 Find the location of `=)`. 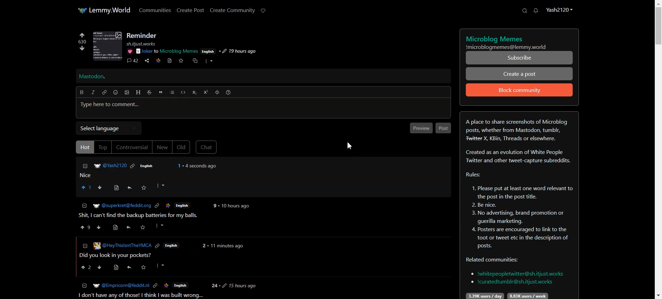

=) is located at coordinates (117, 187).